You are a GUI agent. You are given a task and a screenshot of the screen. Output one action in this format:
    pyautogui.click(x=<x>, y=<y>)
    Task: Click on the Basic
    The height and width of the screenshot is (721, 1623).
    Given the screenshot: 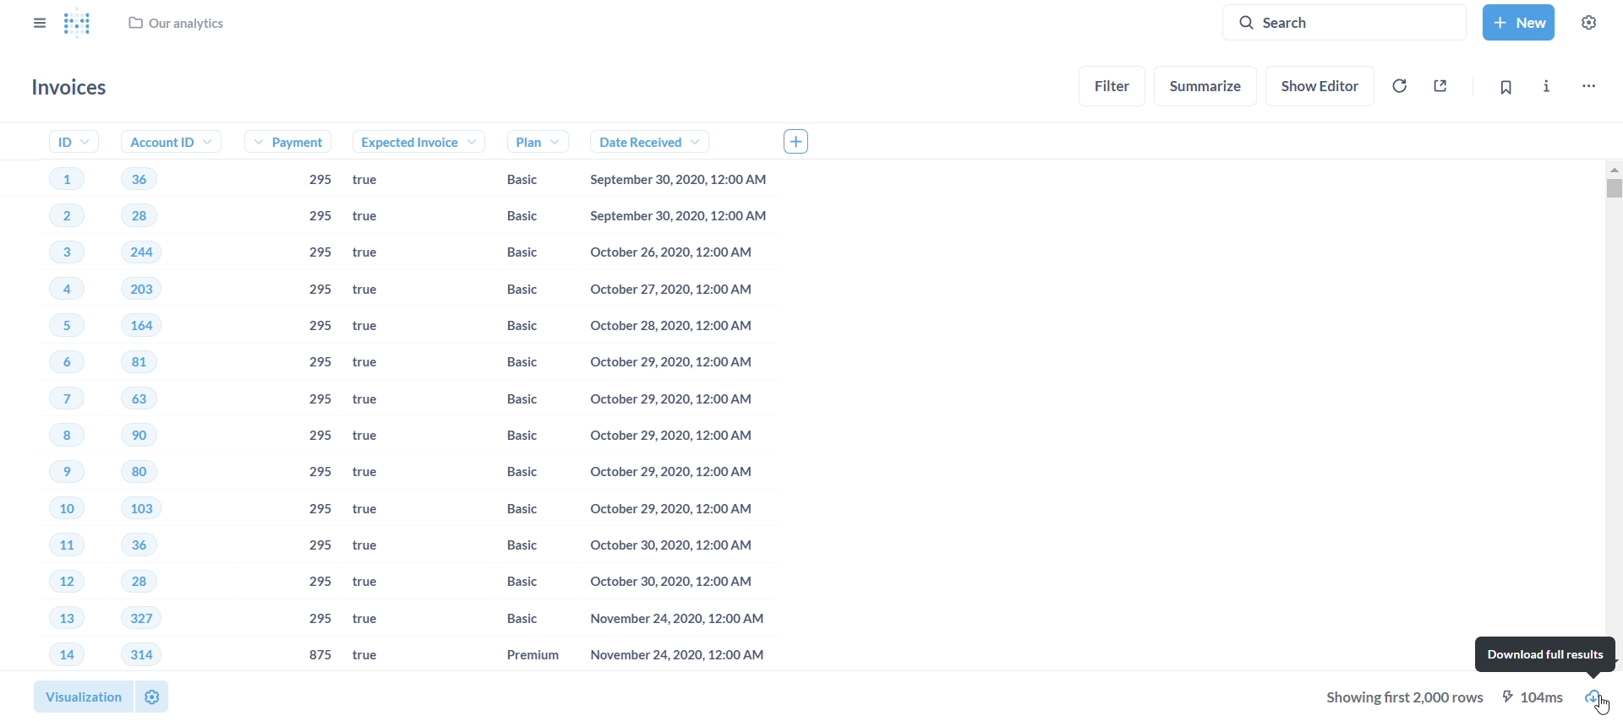 What is the action you would take?
    pyautogui.click(x=511, y=326)
    